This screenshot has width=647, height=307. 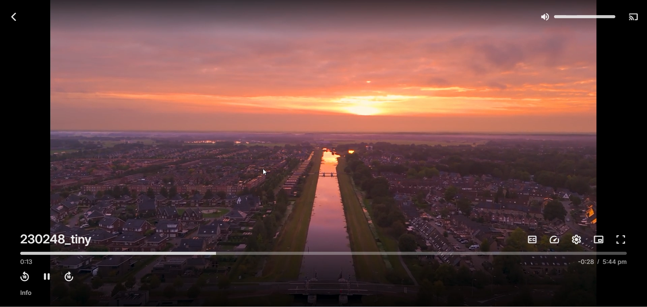 I want to click on playback speed, so click(x=555, y=239).